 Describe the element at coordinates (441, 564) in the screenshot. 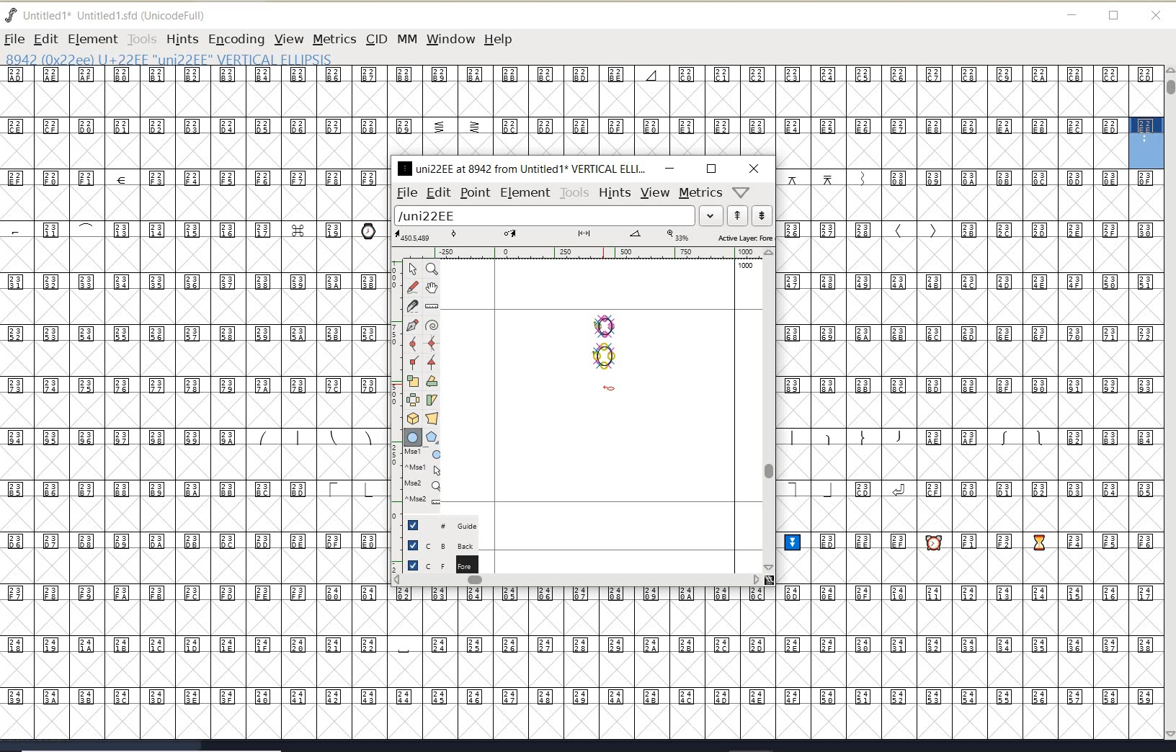

I see `foreground` at that location.